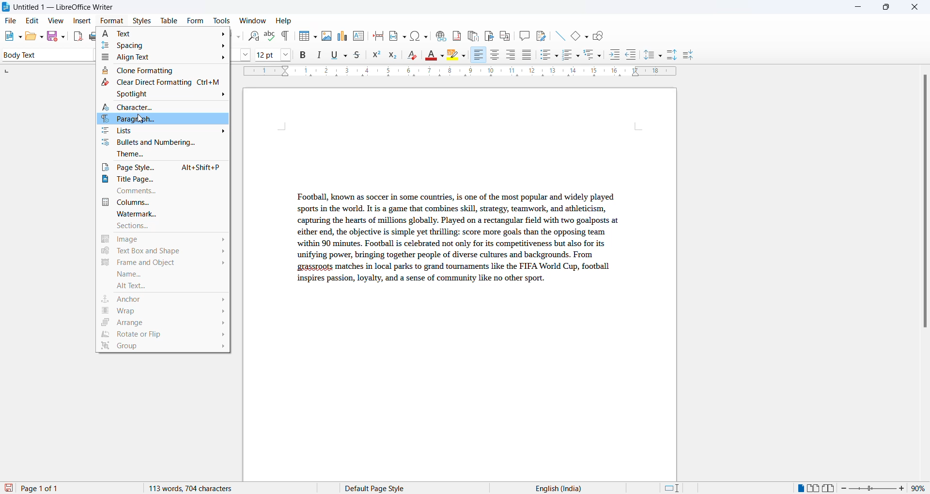  What do you see at coordinates (286, 54) in the screenshot?
I see `font size options` at bounding box center [286, 54].